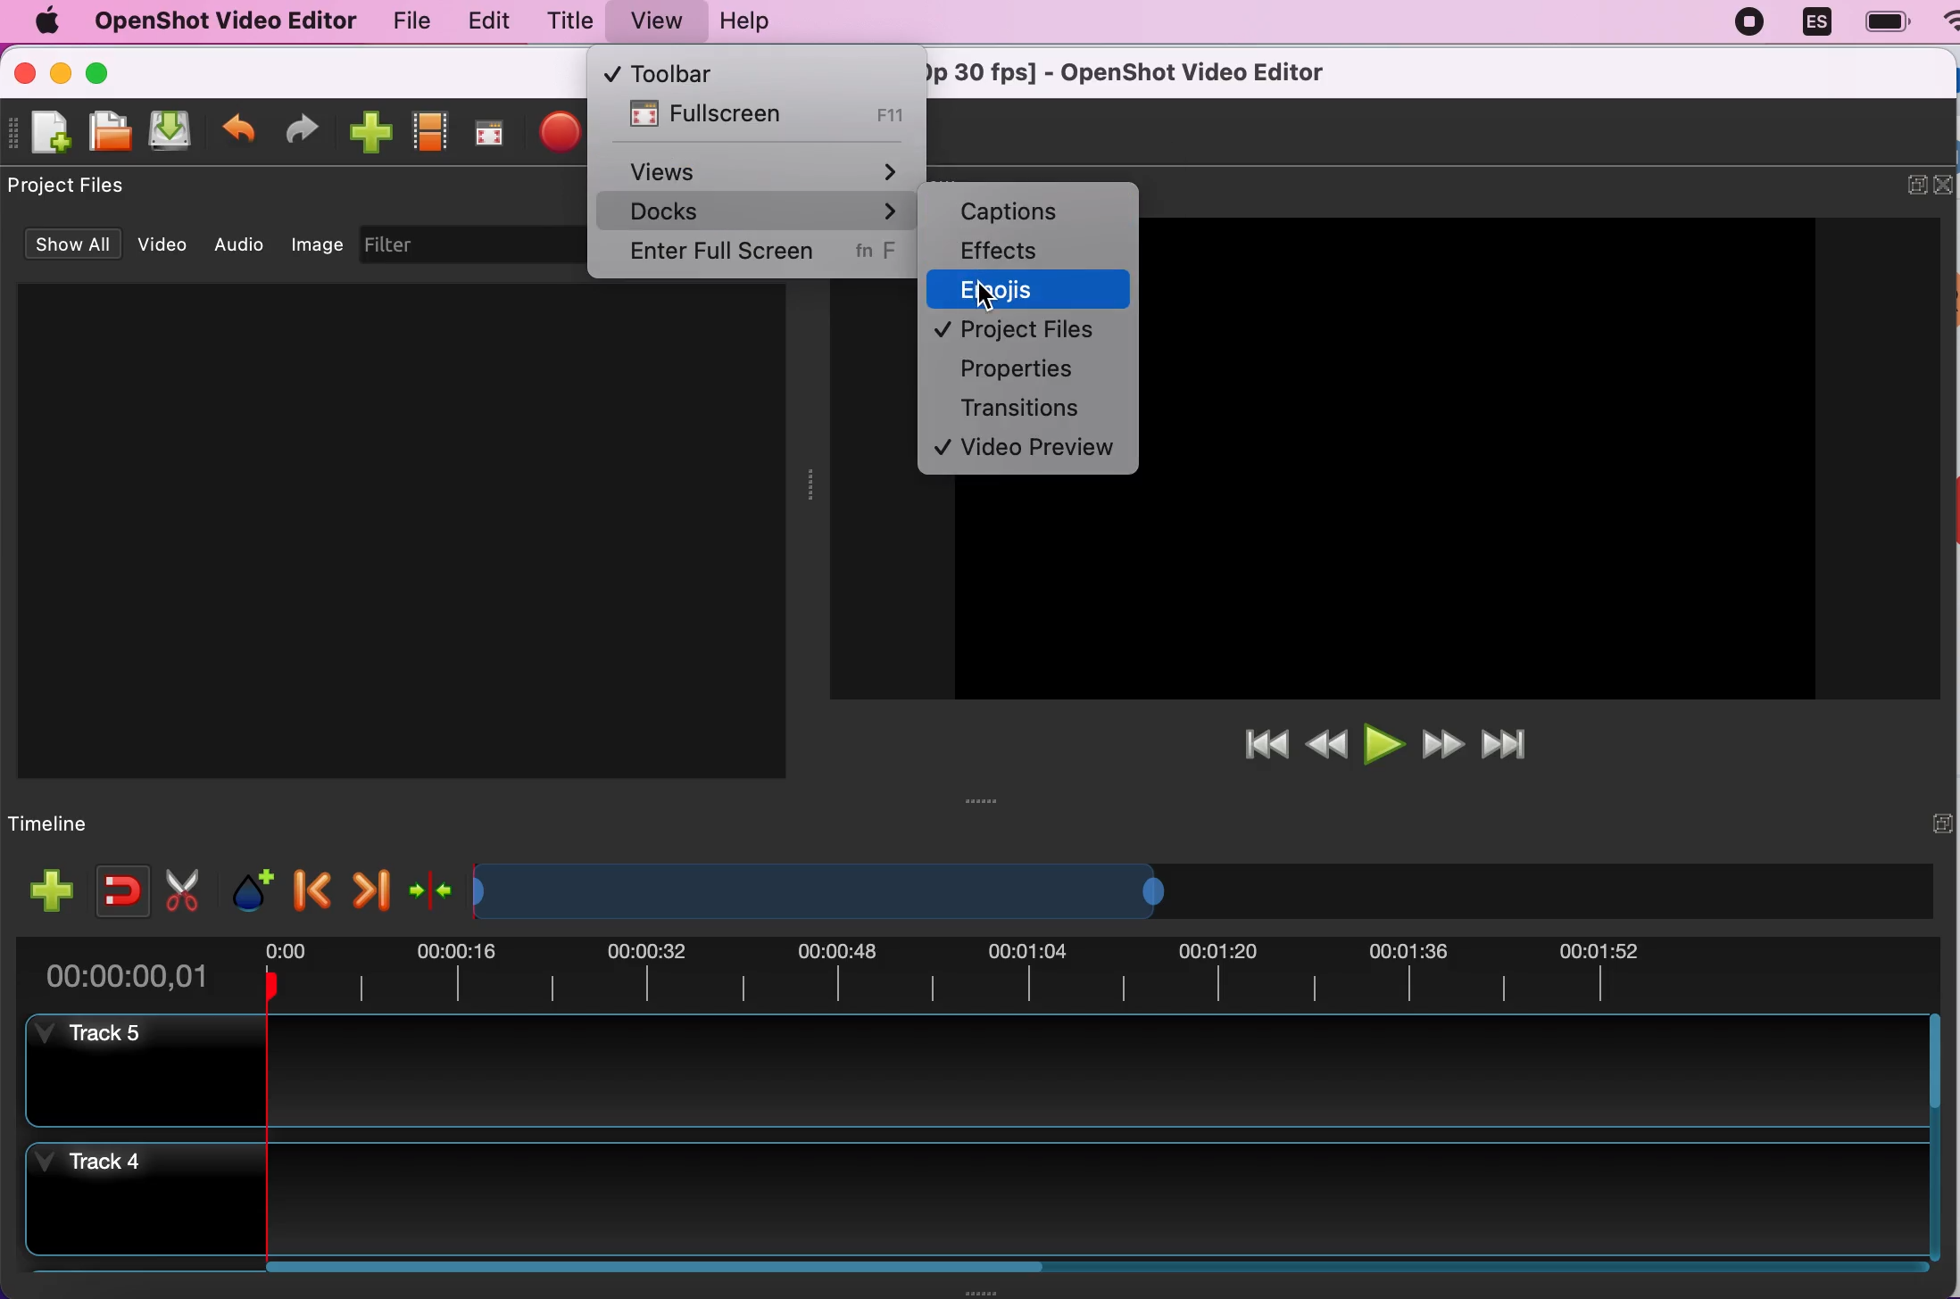 This screenshot has width=1960, height=1299. What do you see at coordinates (369, 128) in the screenshot?
I see `import files` at bounding box center [369, 128].